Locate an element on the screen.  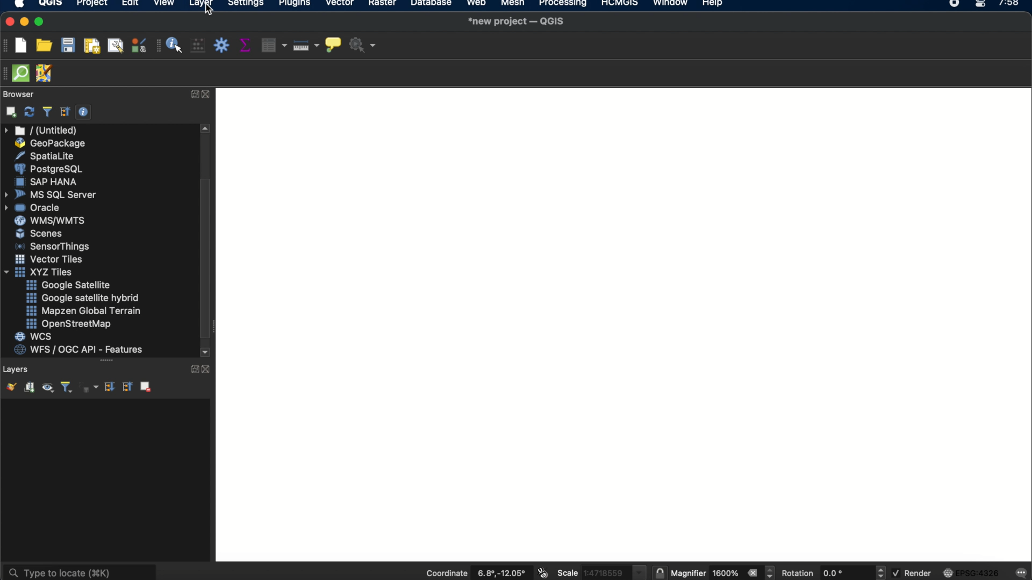
view is located at coordinates (164, 4).